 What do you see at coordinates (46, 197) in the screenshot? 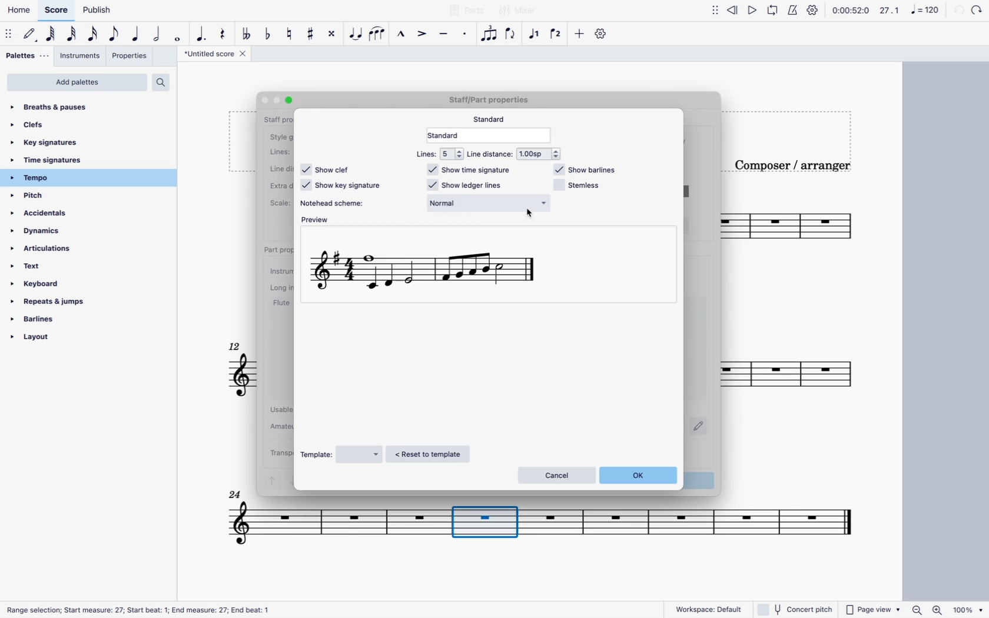
I see `pitch` at bounding box center [46, 197].